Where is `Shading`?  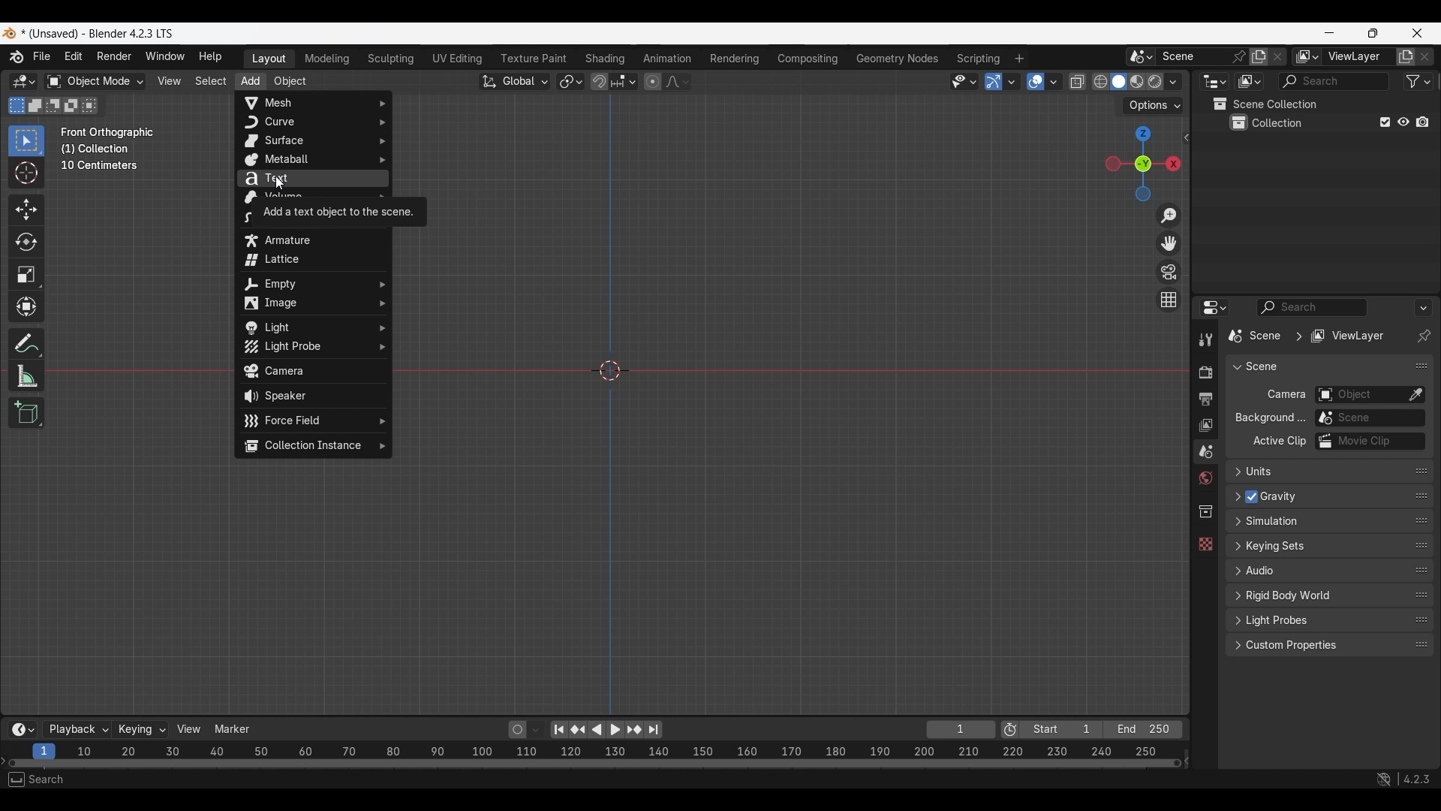 Shading is located at coordinates (1172, 82).